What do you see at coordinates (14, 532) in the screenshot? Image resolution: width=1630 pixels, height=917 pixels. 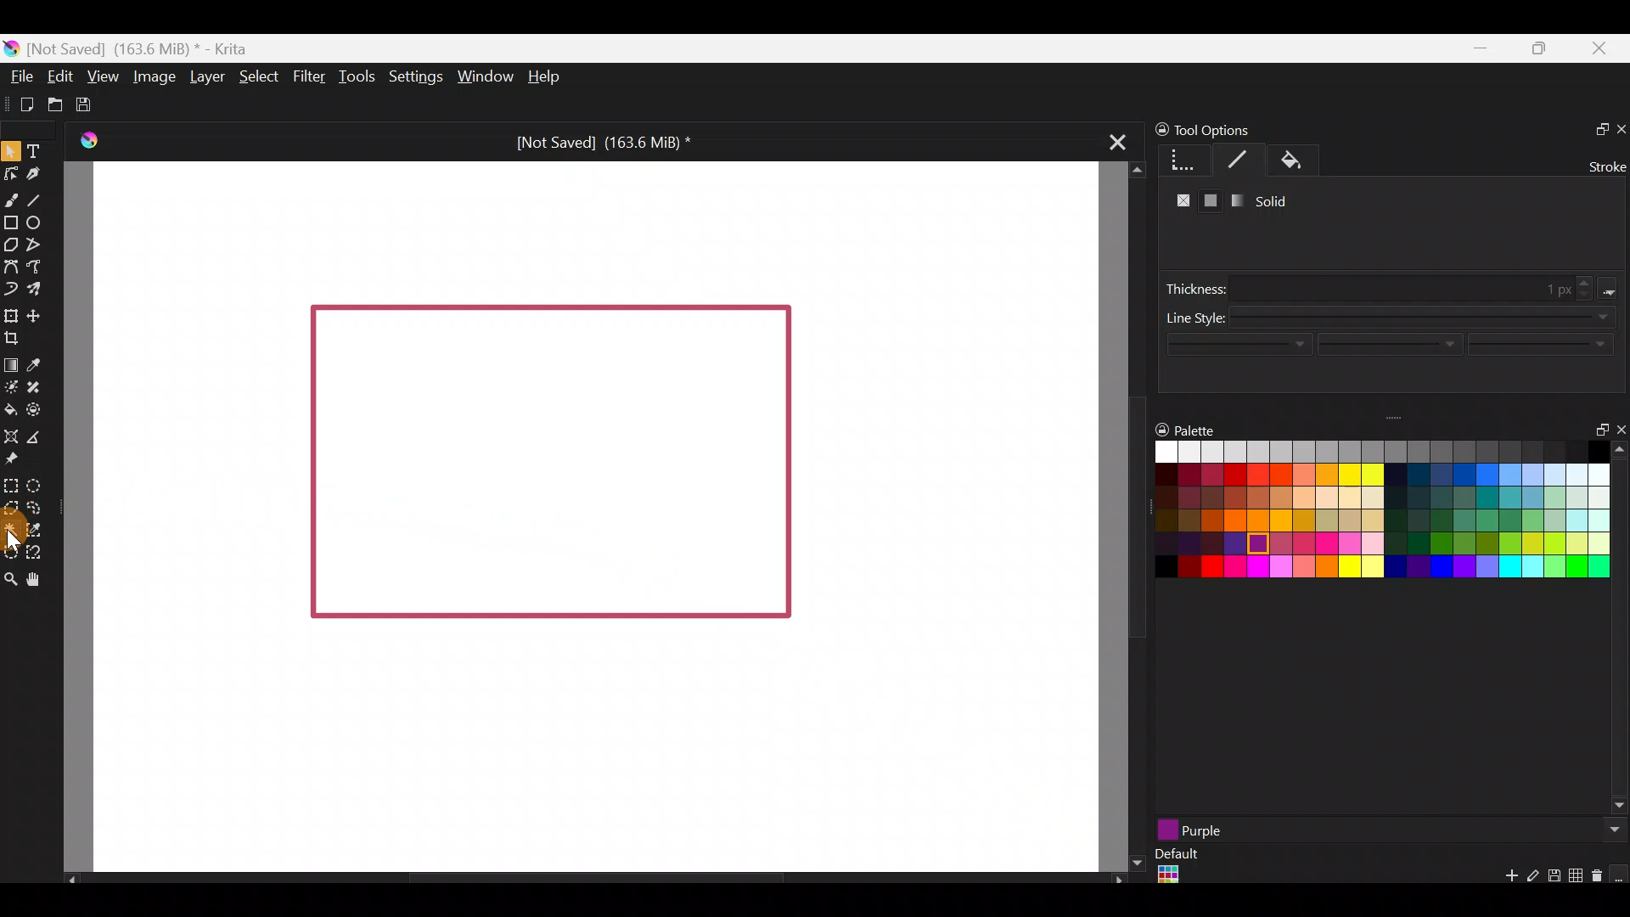 I see `Cursor` at bounding box center [14, 532].